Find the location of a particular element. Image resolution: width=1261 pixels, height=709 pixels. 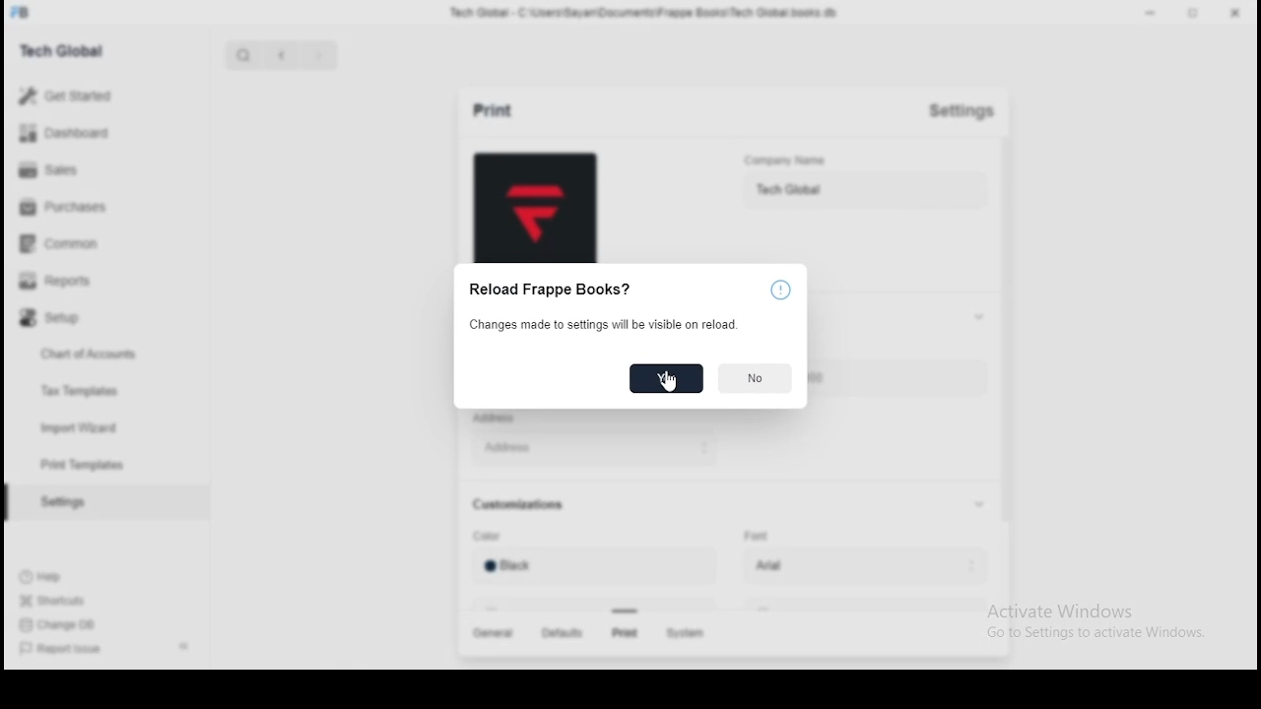

Customizations. is located at coordinates (528, 507).